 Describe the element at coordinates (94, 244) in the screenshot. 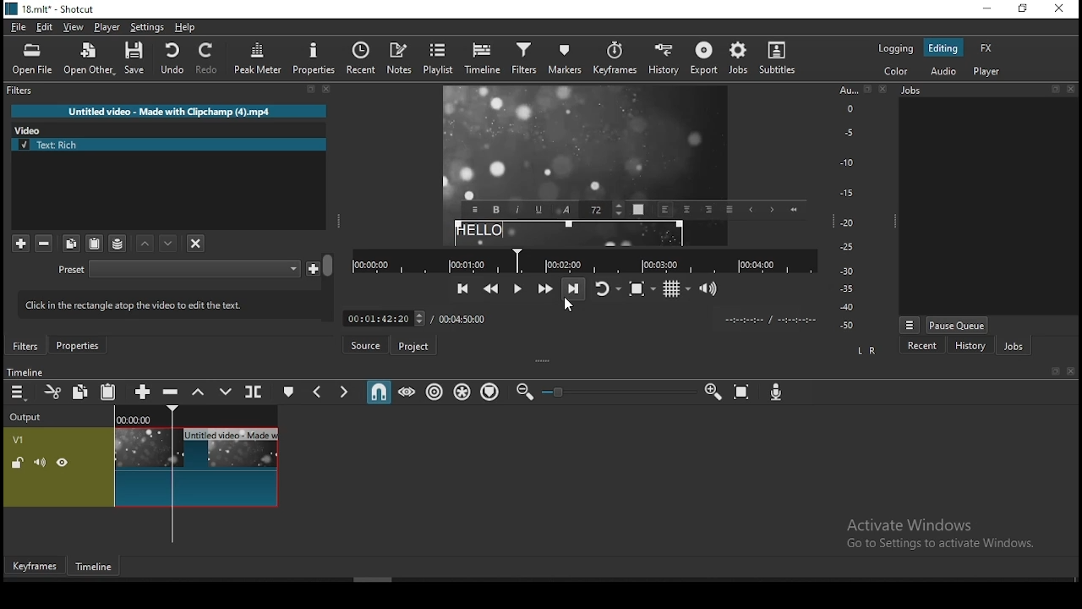

I see `paste` at that location.